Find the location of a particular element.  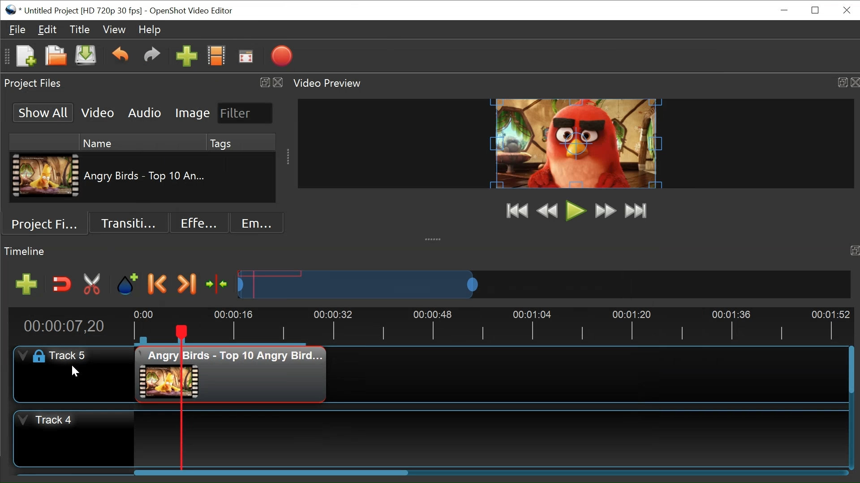

Project Name is located at coordinates (82, 11).